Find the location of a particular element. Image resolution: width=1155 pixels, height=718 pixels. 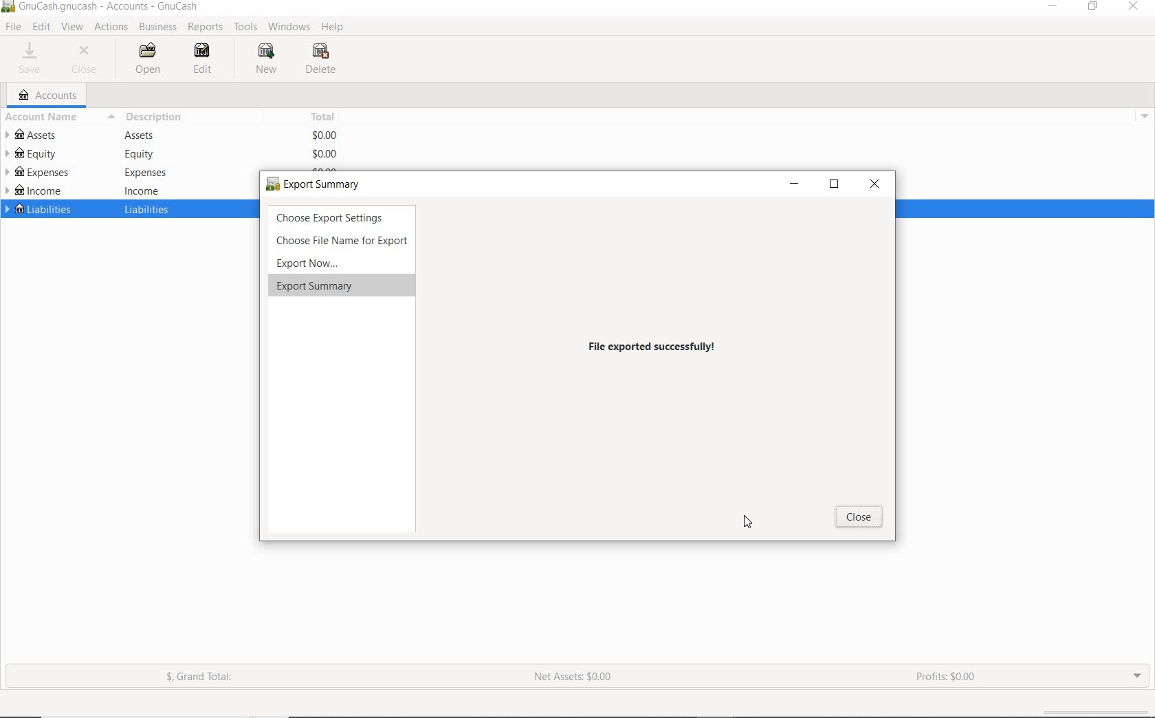

TOOLS is located at coordinates (246, 28).